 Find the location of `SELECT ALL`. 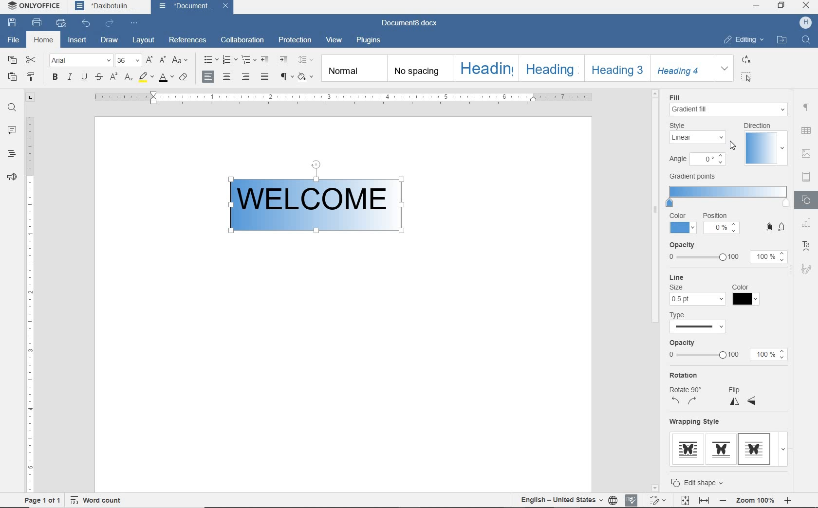

SELECT ALL is located at coordinates (745, 76).